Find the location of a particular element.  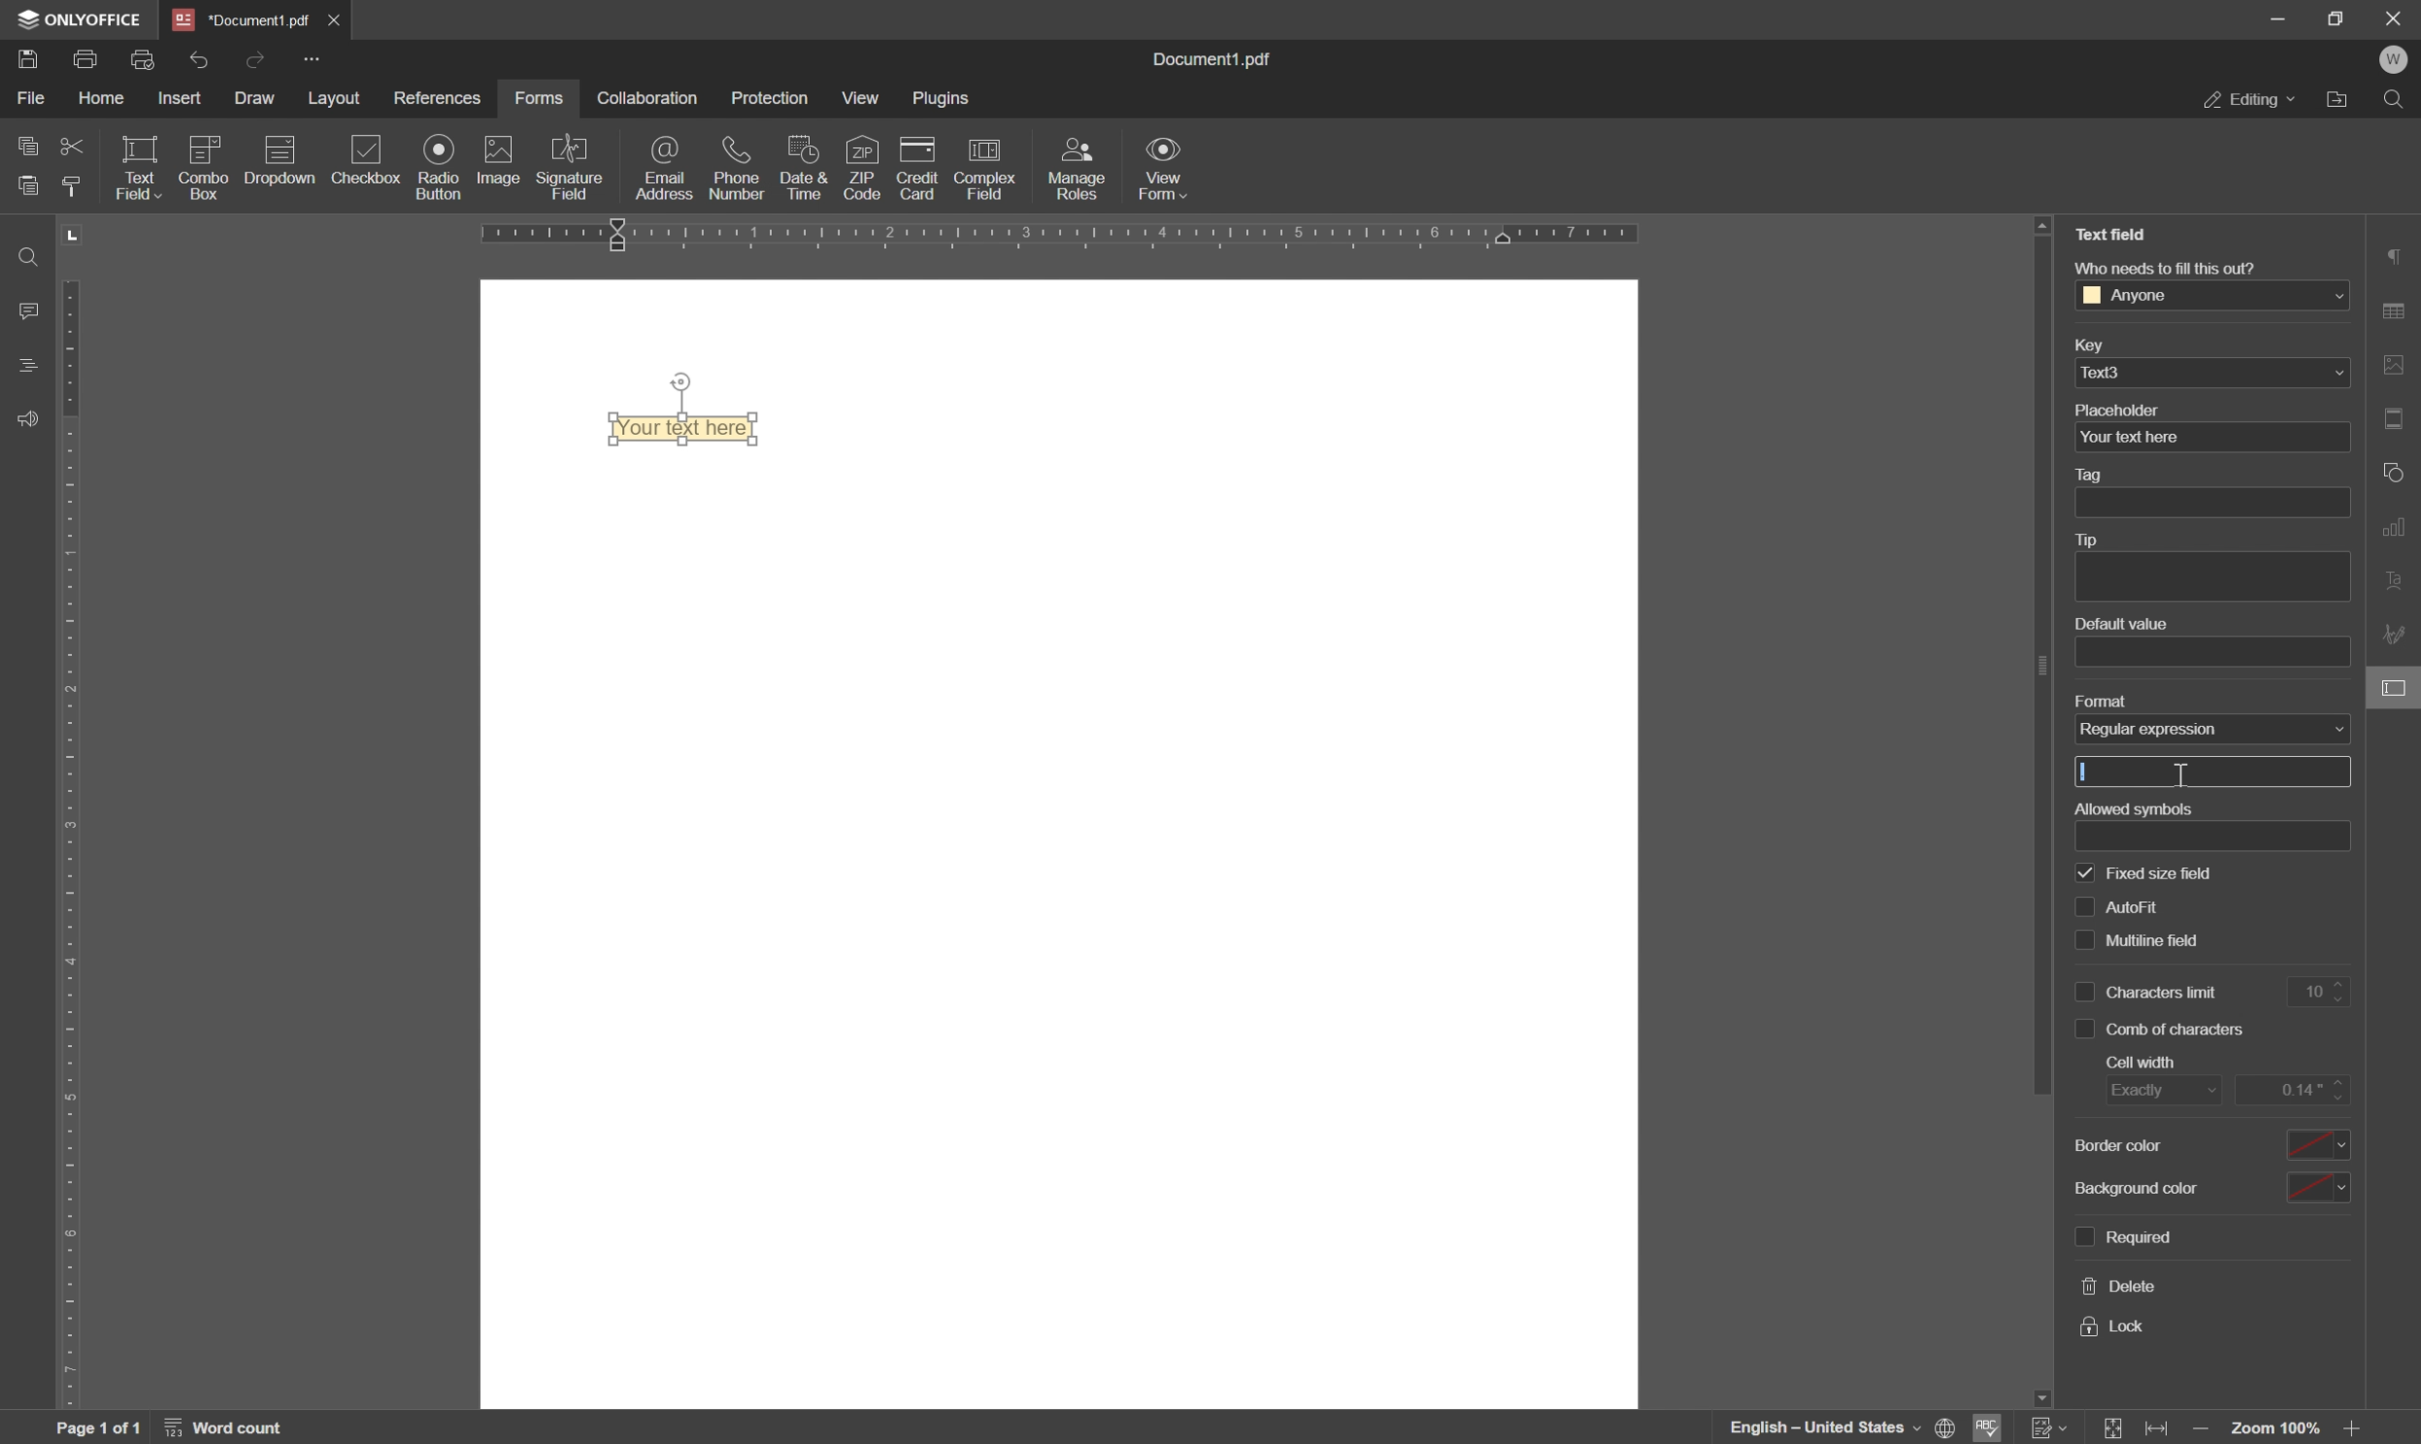

tip text box is located at coordinates (2204, 577).